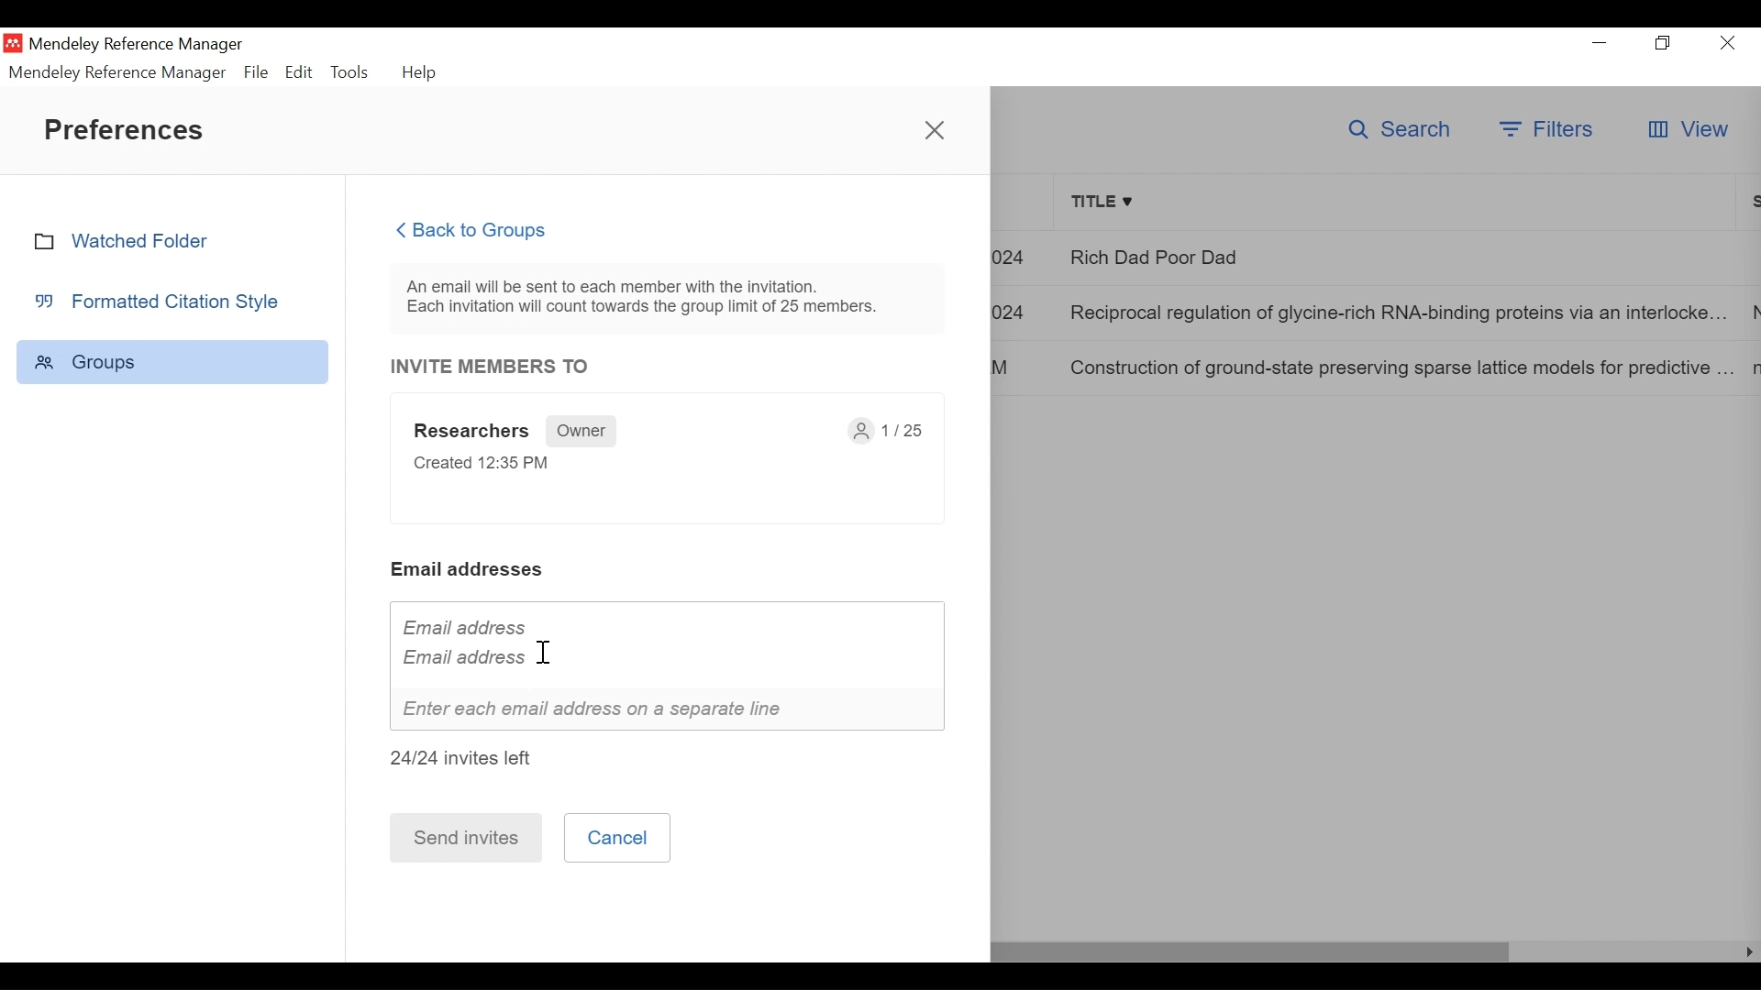  Describe the element at coordinates (473, 761) in the screenshot. I see `24/24 invites left` at that location.